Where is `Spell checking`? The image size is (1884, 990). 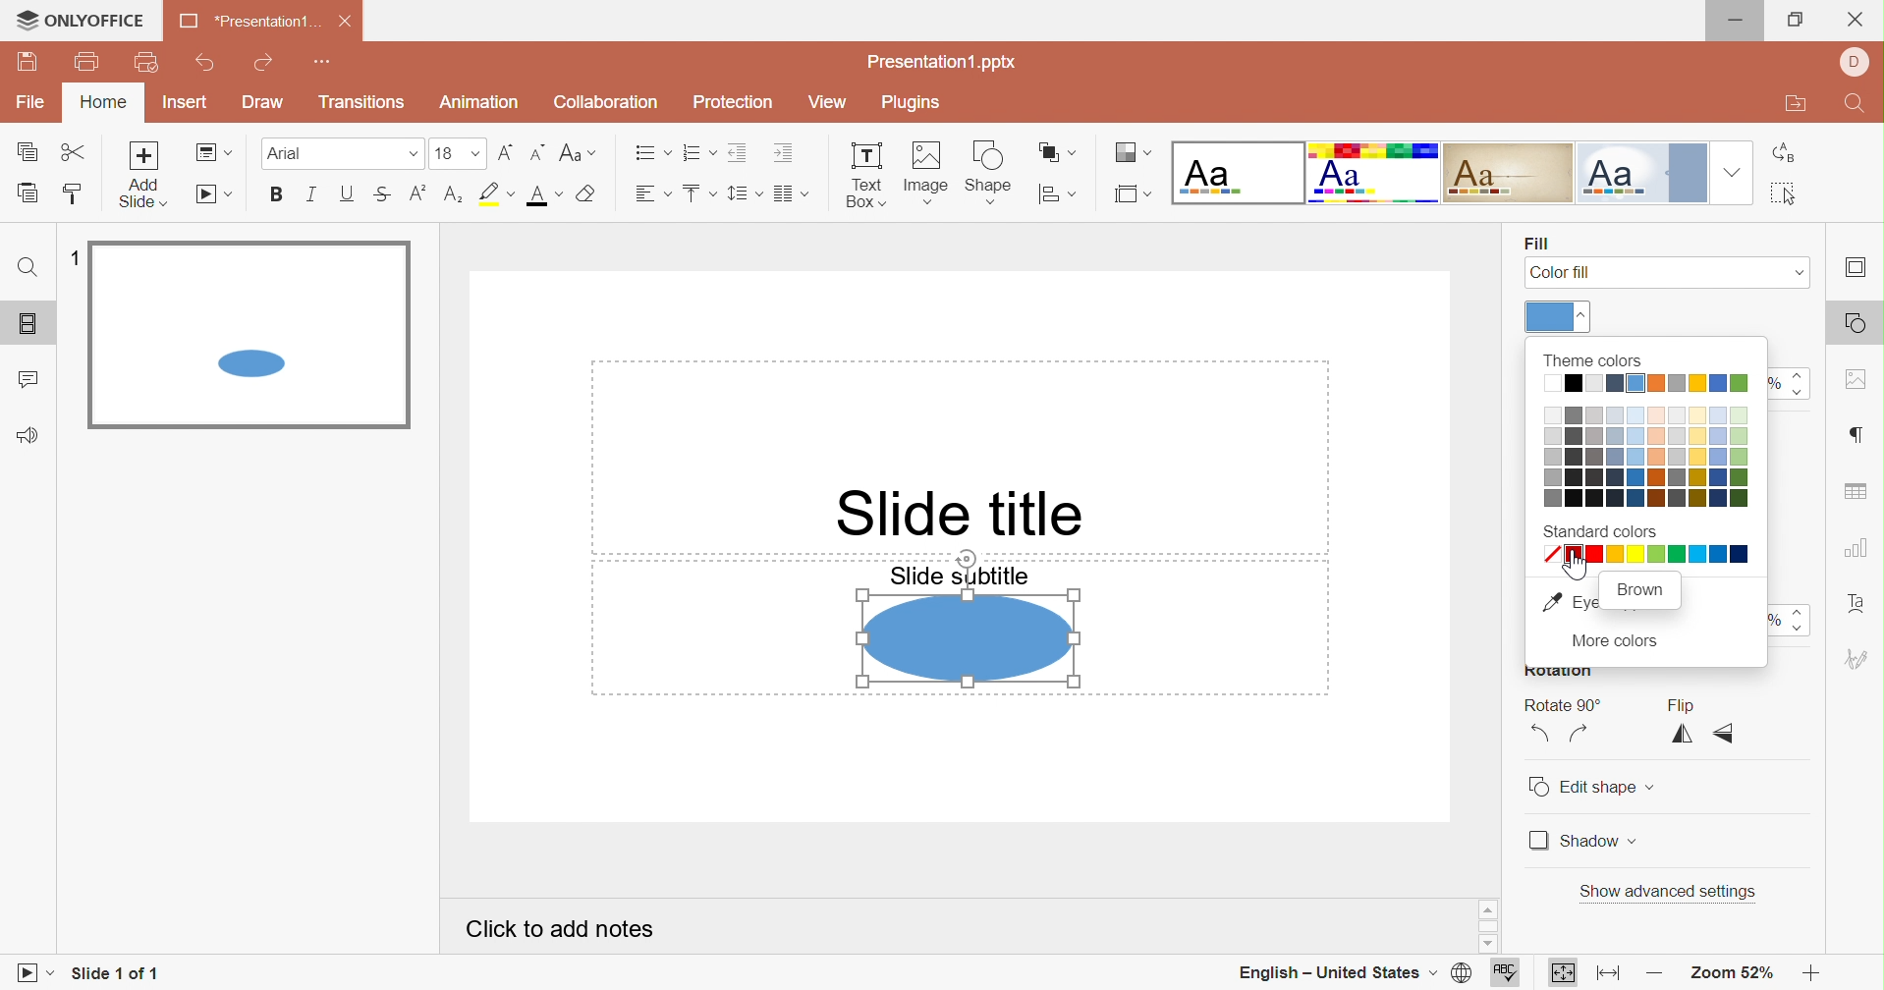 Spell checking is located at coordinates (1508, 972).